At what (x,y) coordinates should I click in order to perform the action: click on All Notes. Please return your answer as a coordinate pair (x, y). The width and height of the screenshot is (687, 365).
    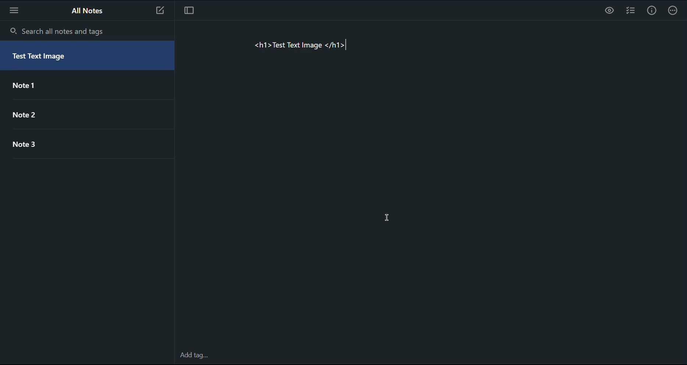
    Looking at the image, I should click on (86, 10).